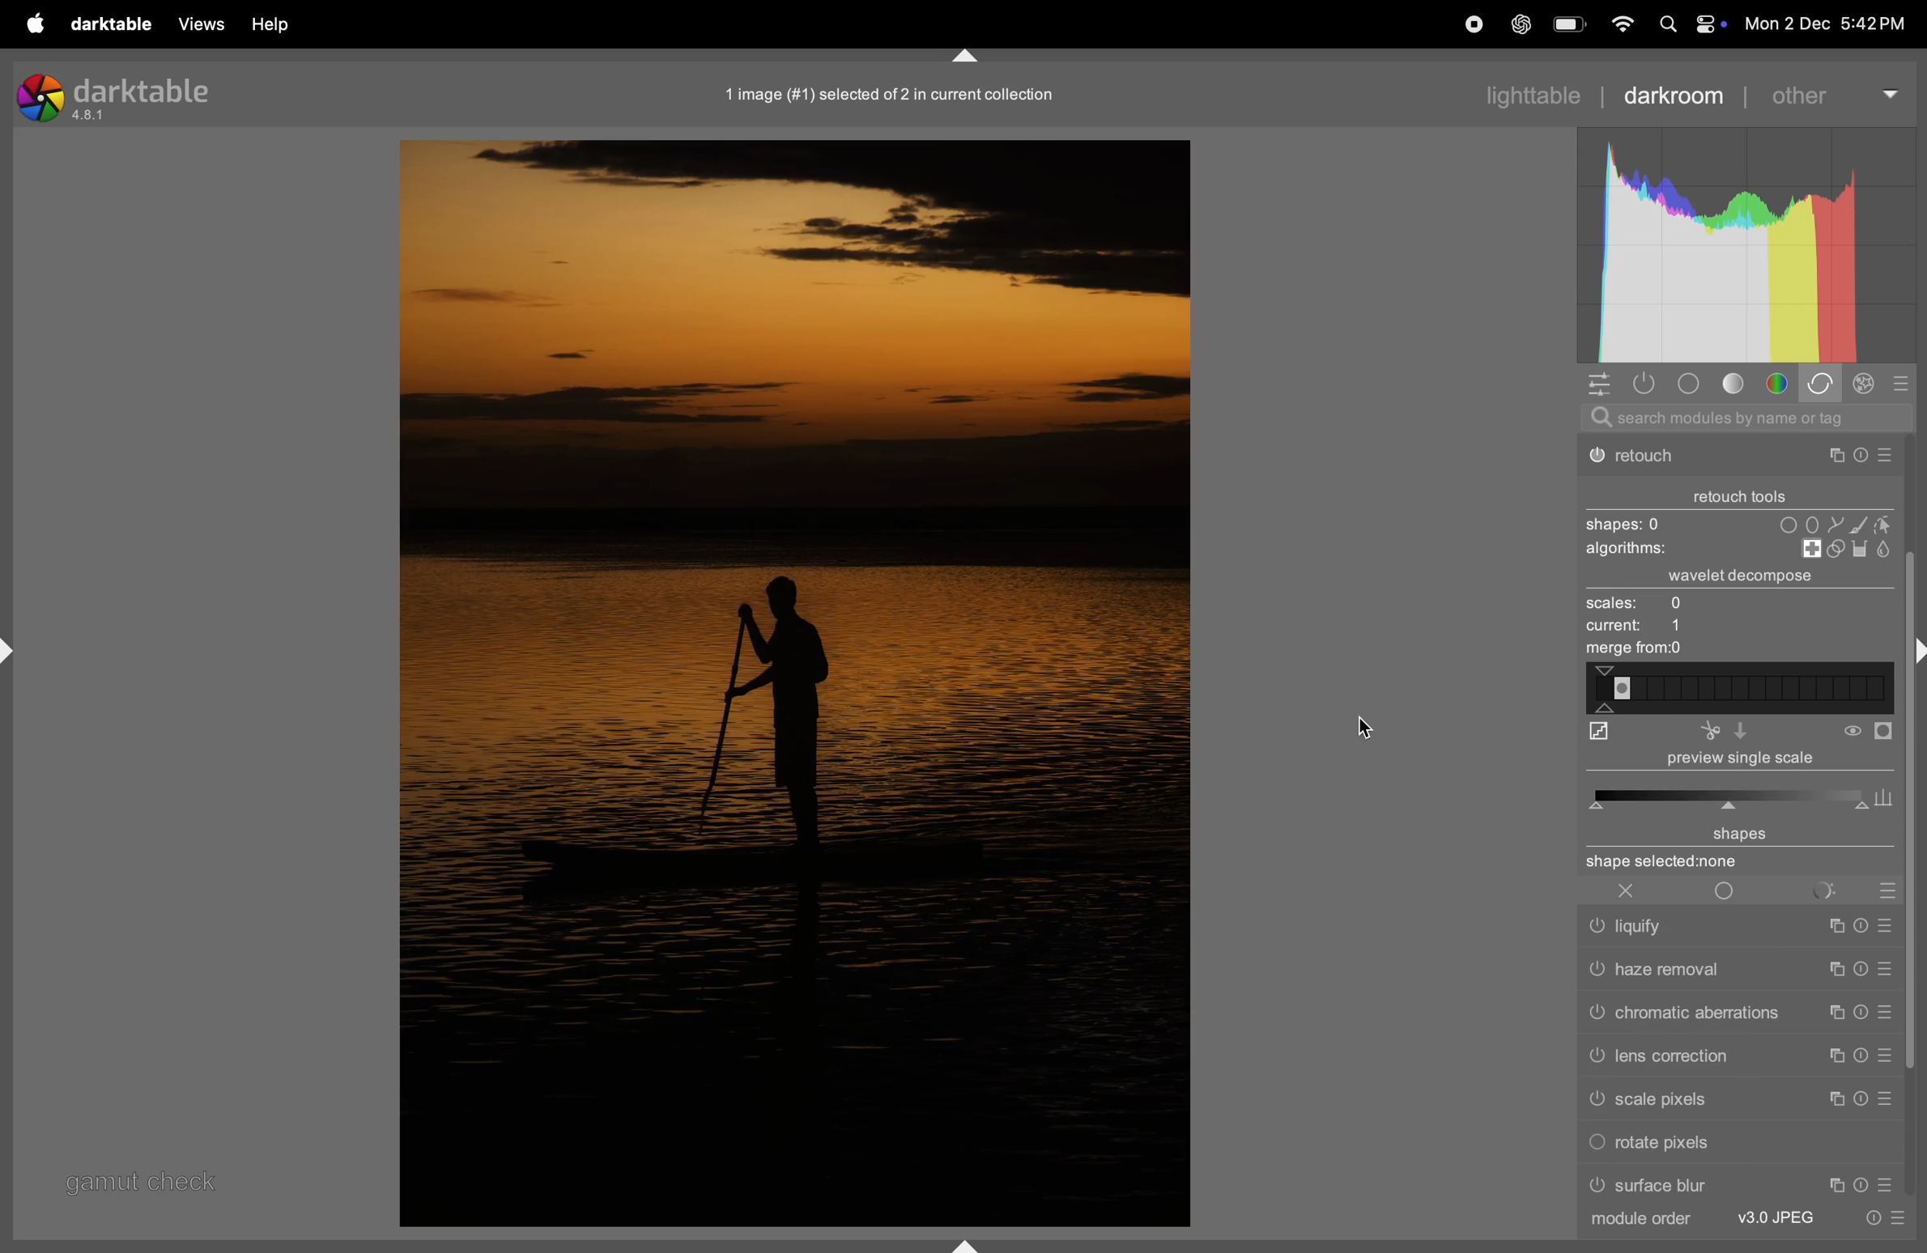 The image size is (1927, 1253). I want to click on close, so click(1630, 891).